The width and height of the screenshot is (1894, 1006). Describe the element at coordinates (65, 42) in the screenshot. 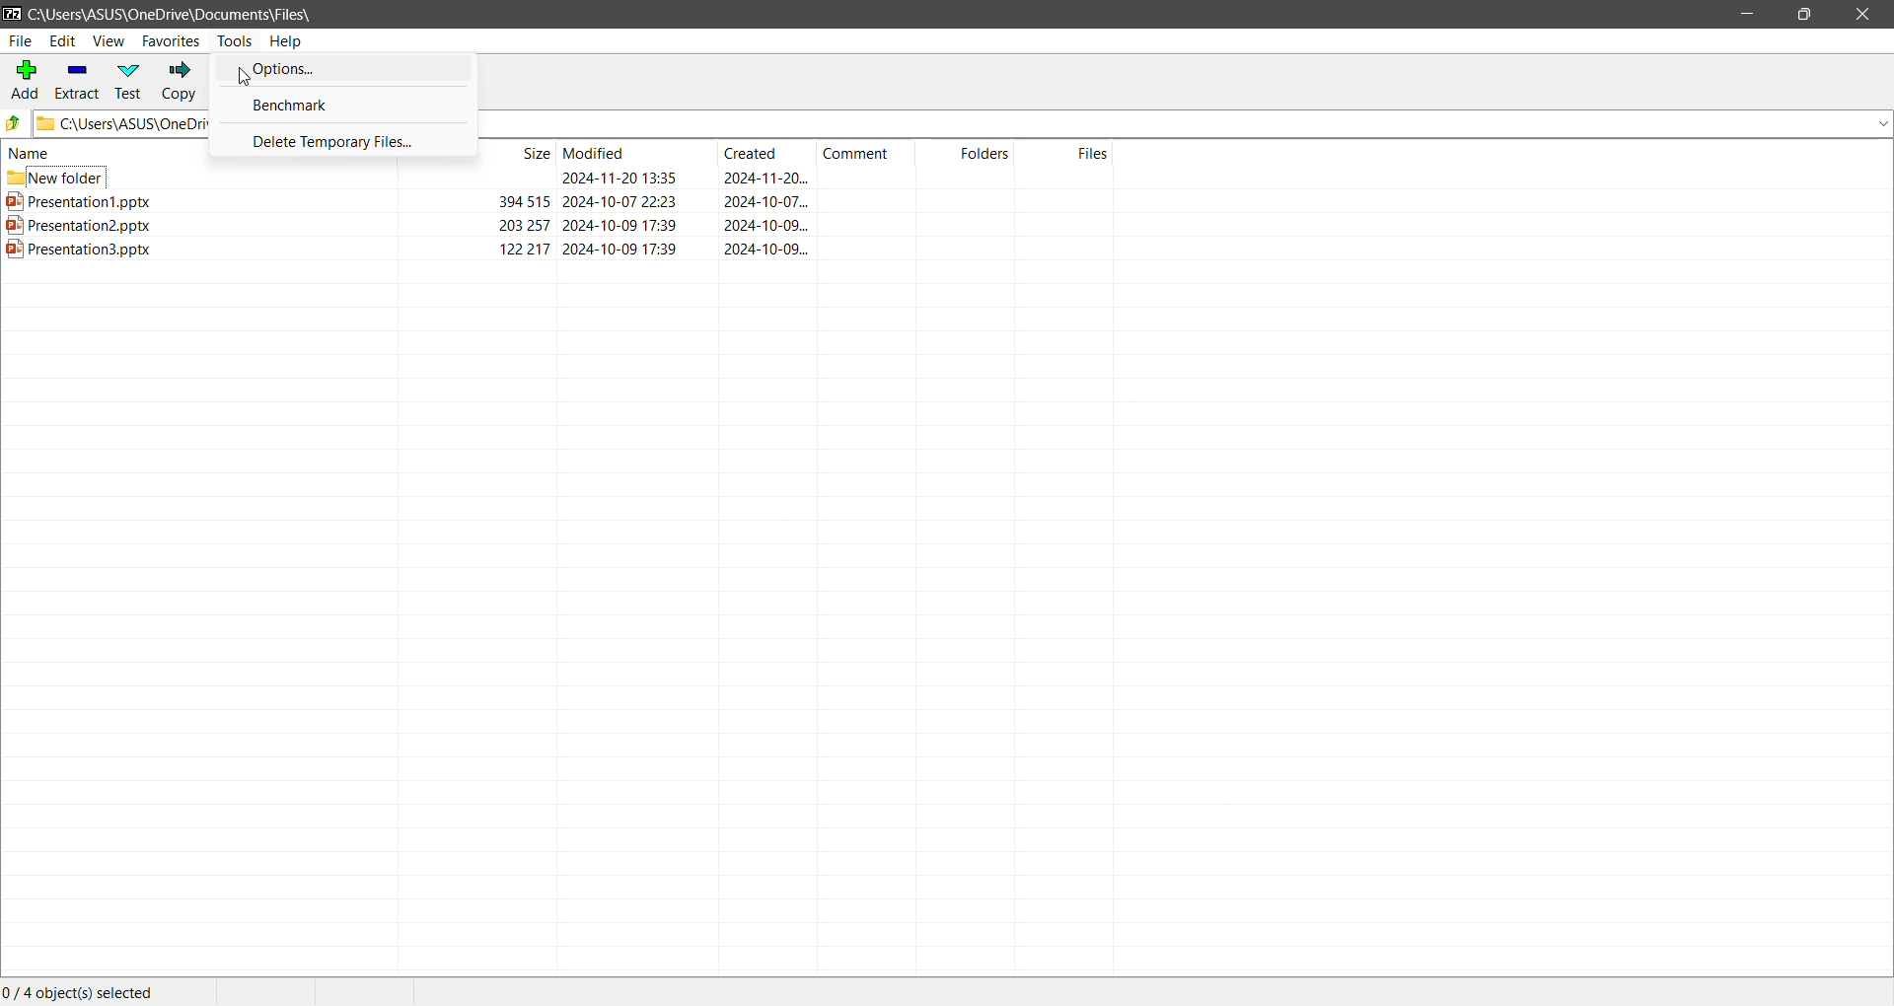

I see `Edit` at that location.